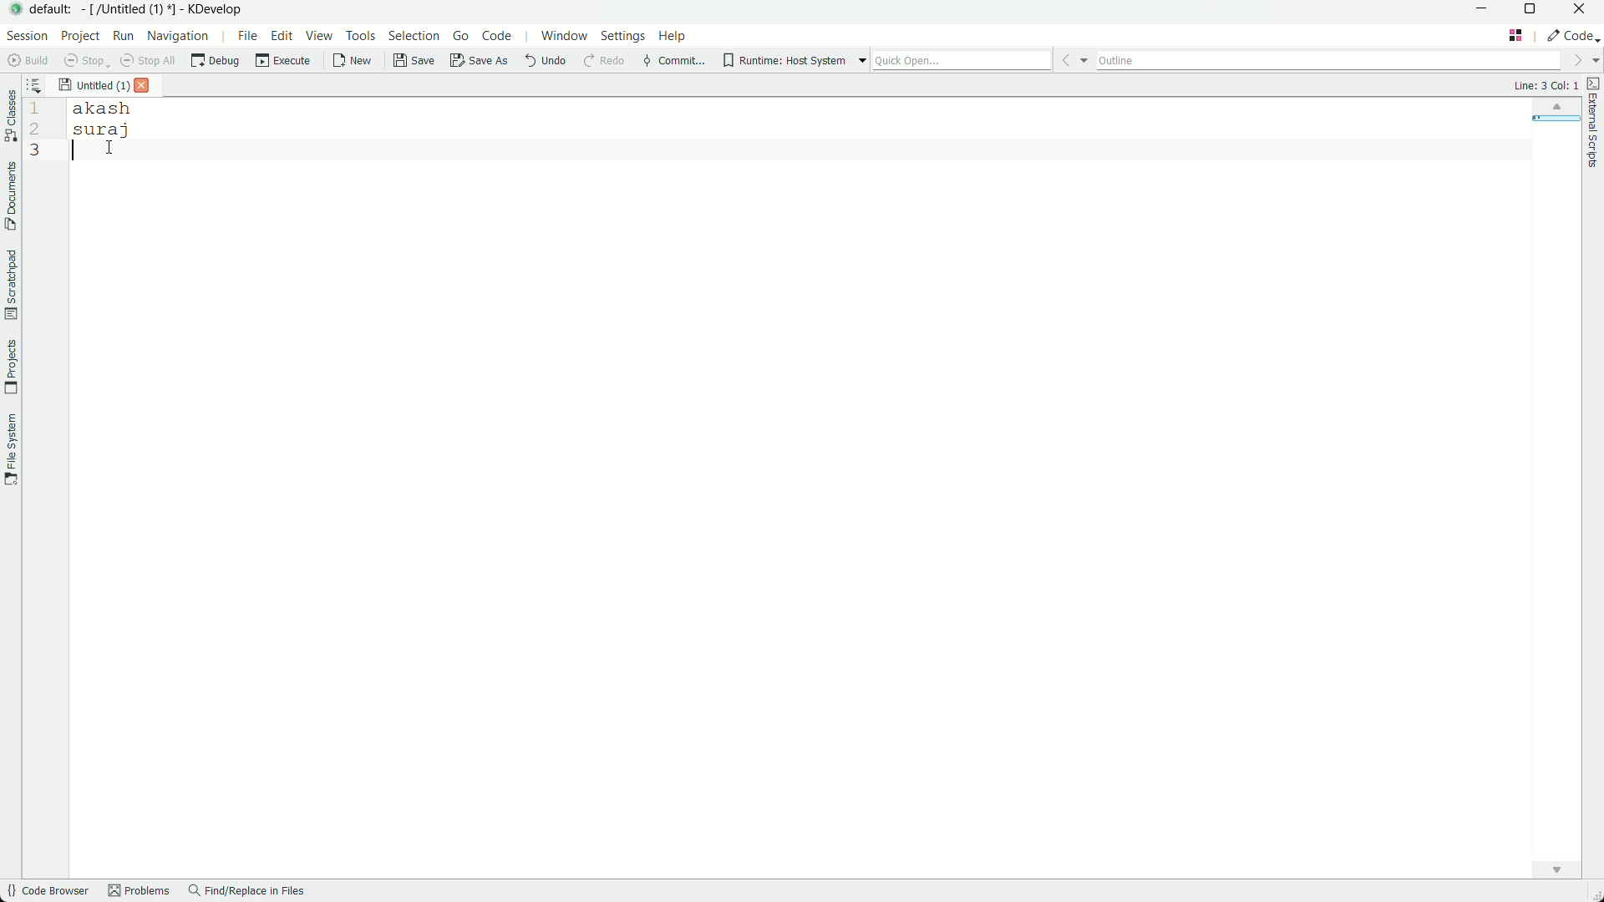 The image size is (1604, 902). What do you see at coordinates (25, 60) in the screenshot?
I see `build` at bounding box center [25, 60].